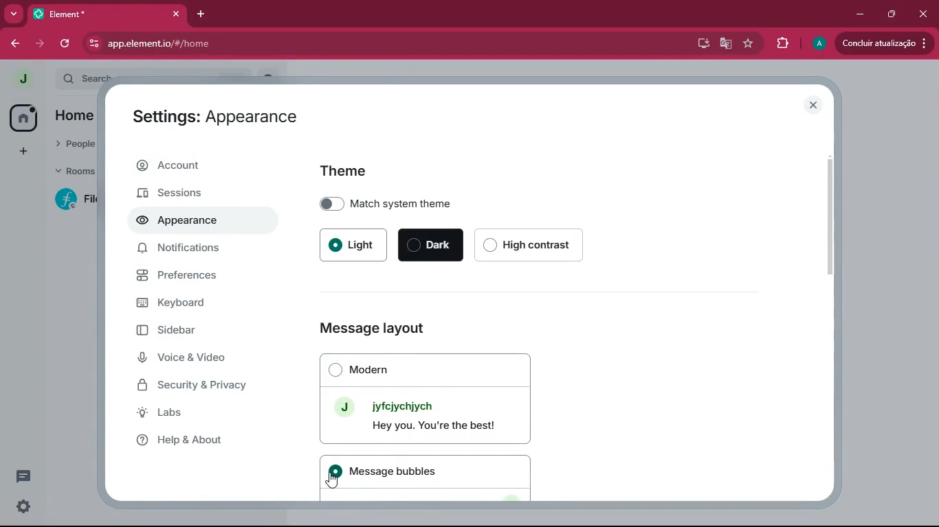 This screenshot has width=939, height=527. What do you see at coordinates (353, 242) in the screenshot?
I see `light` at bounding box center [353, 242].